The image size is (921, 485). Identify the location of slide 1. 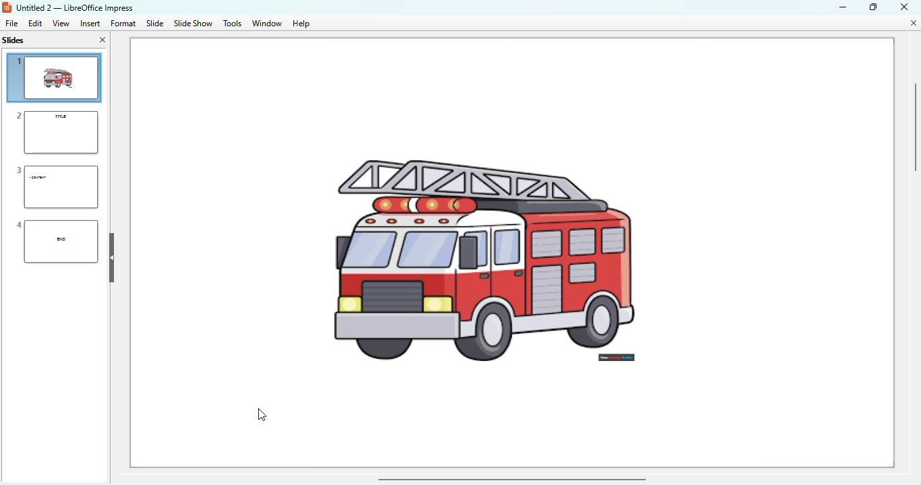
(55, 77).